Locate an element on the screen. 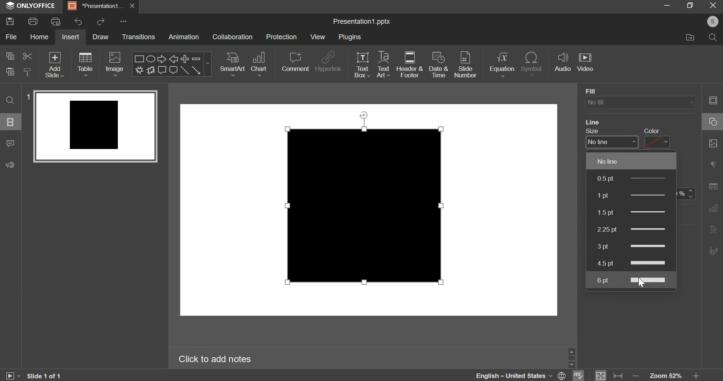 This screenshot has width=723, height=381. undo is located at coordinates (78, 22).